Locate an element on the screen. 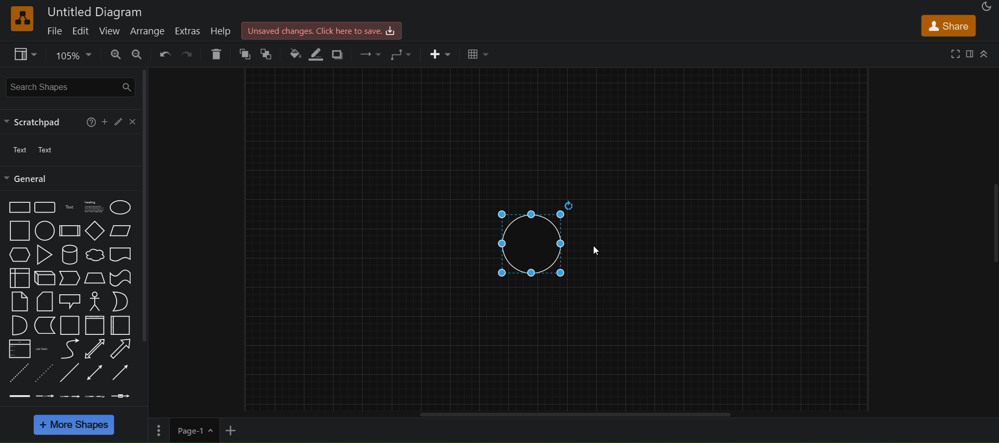 This screenshot has height=443, width=999. and is located at coordinates (18, 325).